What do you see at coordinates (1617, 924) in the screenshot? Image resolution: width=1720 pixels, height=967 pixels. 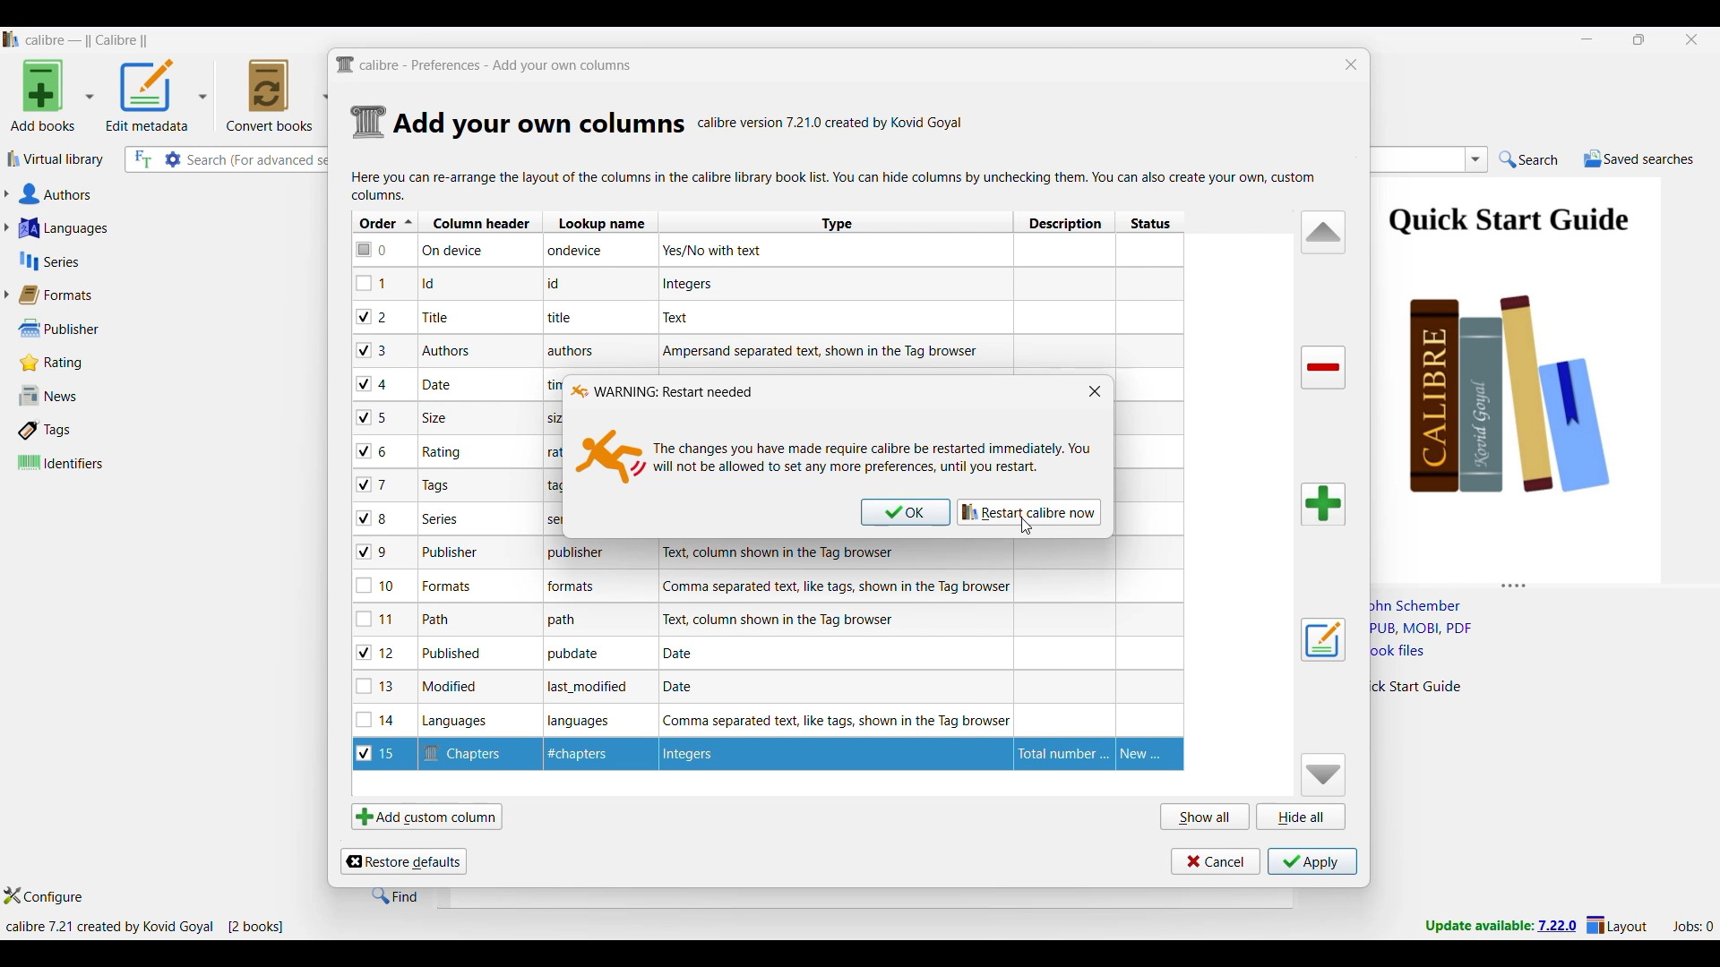 I see `Layout settings` at bounding box center [1617, 924].